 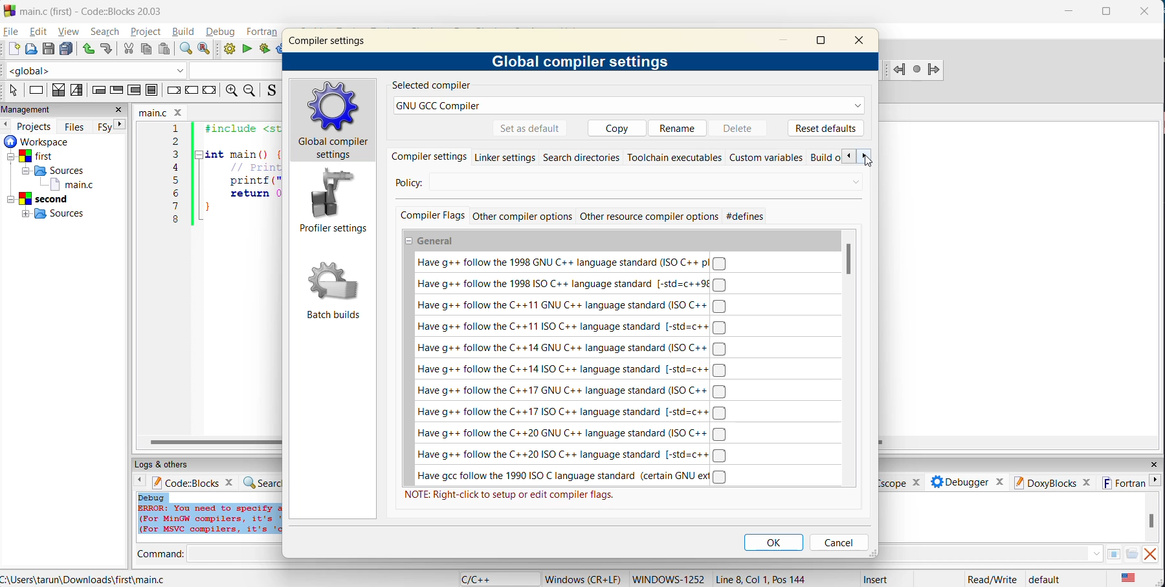 What do you see at coordinates (844, 156) in the screenshot?
I see `previous` at bounding box center [844, 156].